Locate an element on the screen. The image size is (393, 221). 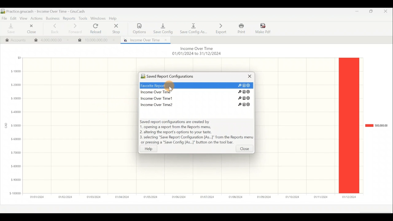
Print is located at coordinates (241, 29).